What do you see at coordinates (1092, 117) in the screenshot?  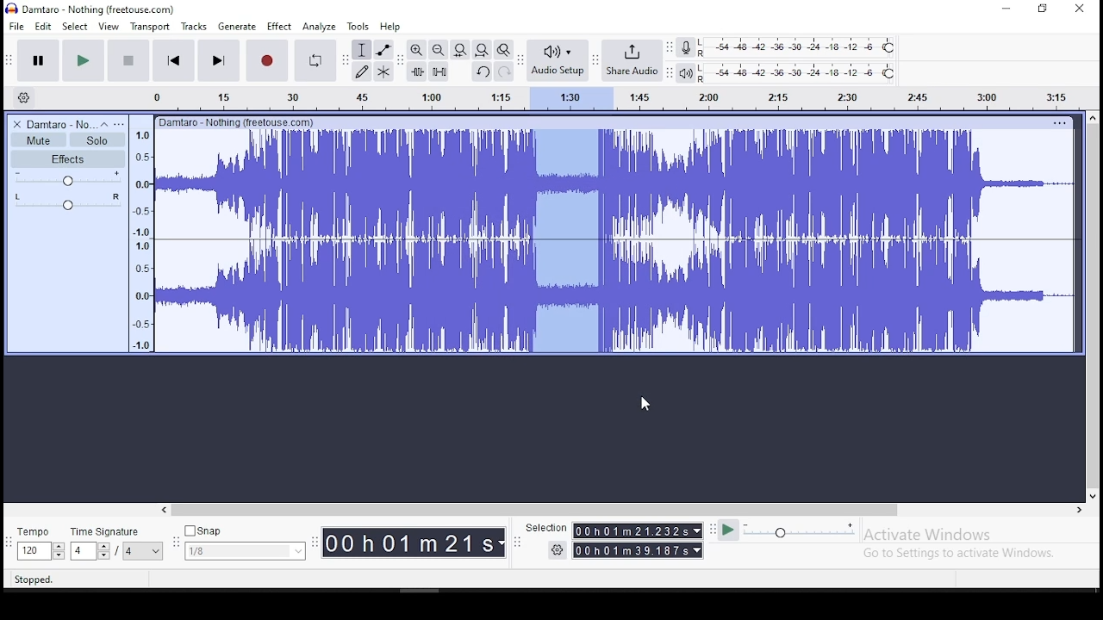 I see `up` at bounding box center [1092, 117].